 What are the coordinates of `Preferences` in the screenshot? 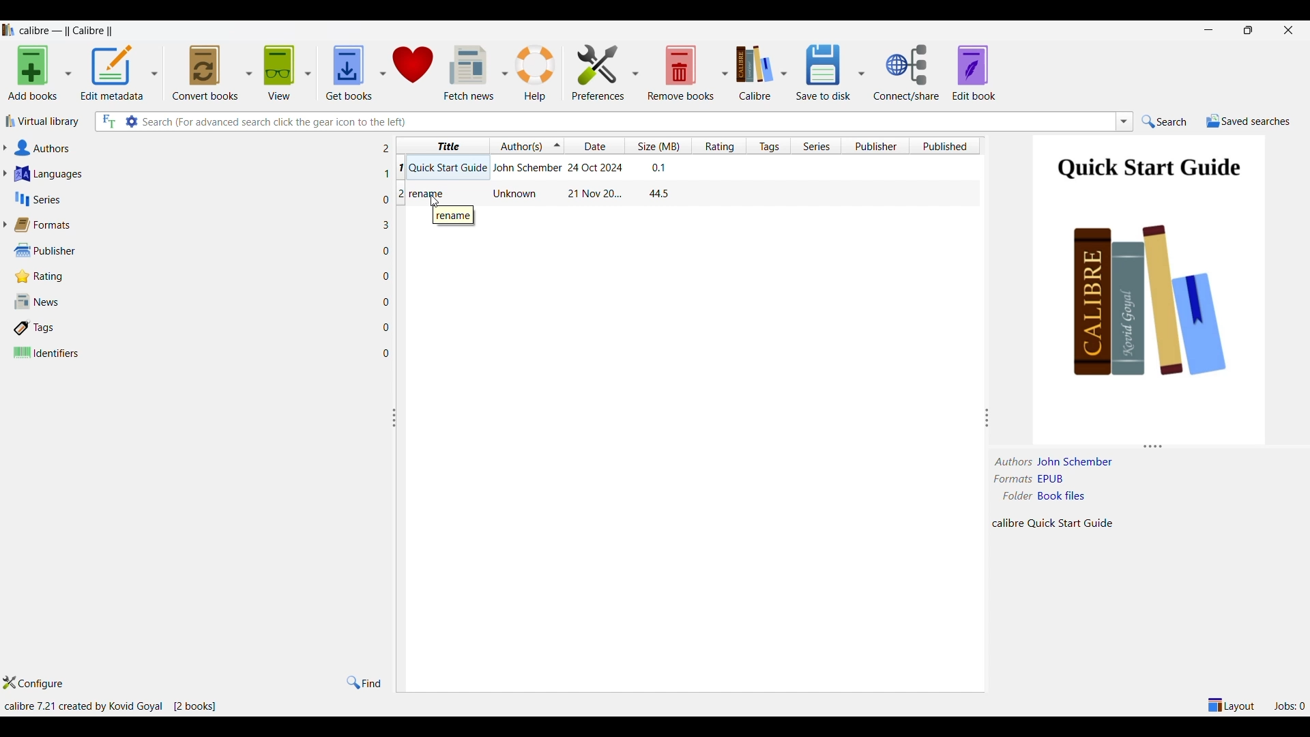 It's located at (598, 72).